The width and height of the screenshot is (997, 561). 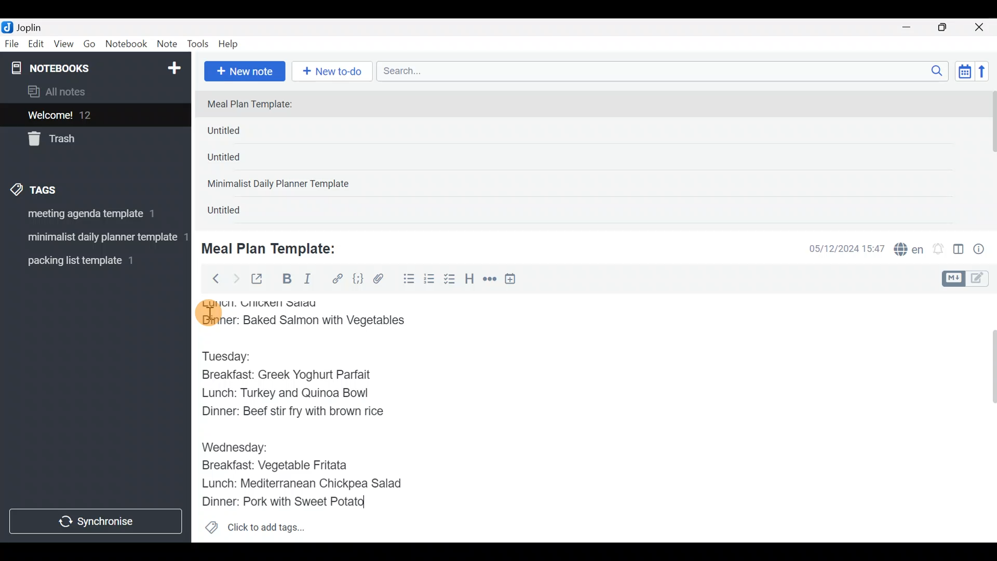 I want to click on Tools, so click(x=198, y=45).